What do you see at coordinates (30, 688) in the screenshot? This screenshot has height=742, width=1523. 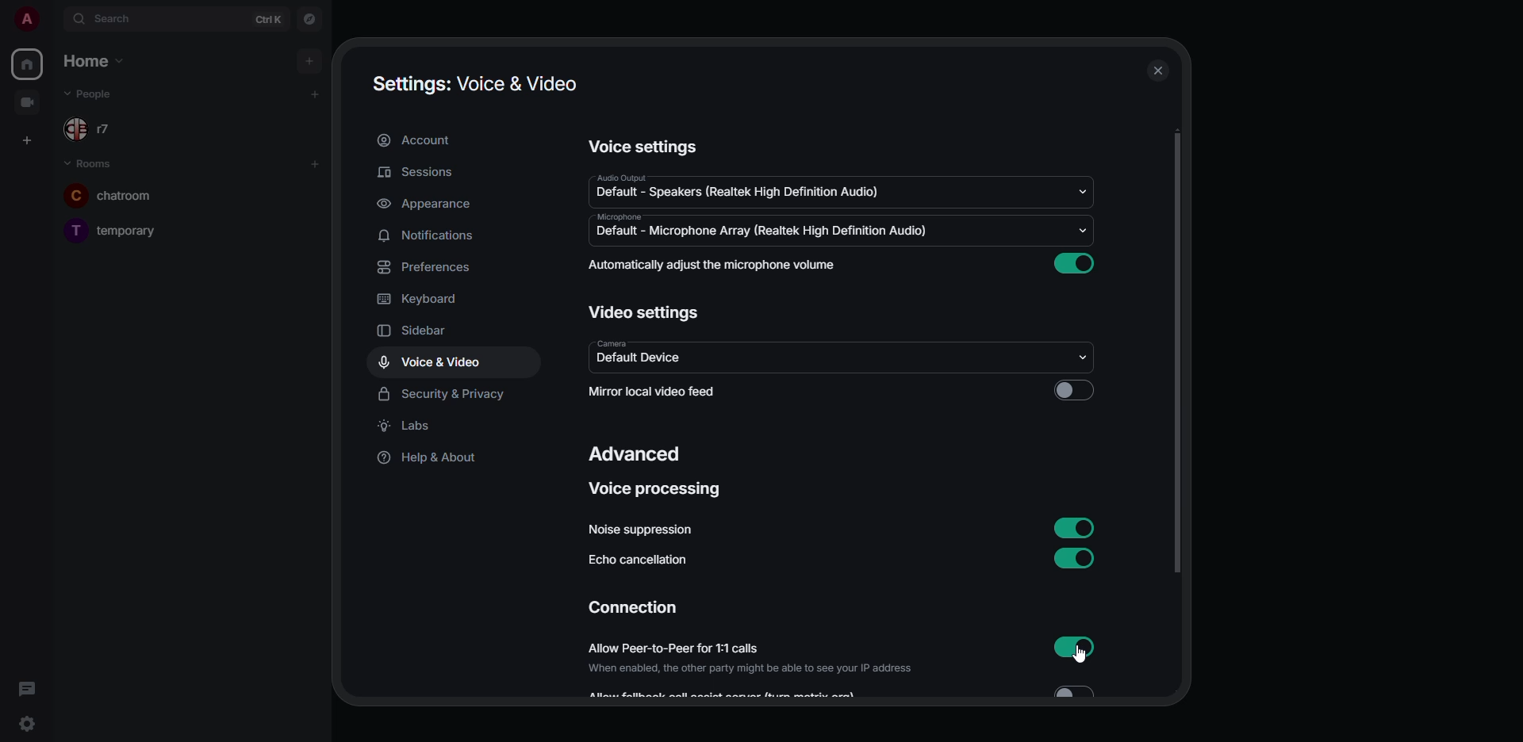 I see `threads` at bounding box center [30, 688].